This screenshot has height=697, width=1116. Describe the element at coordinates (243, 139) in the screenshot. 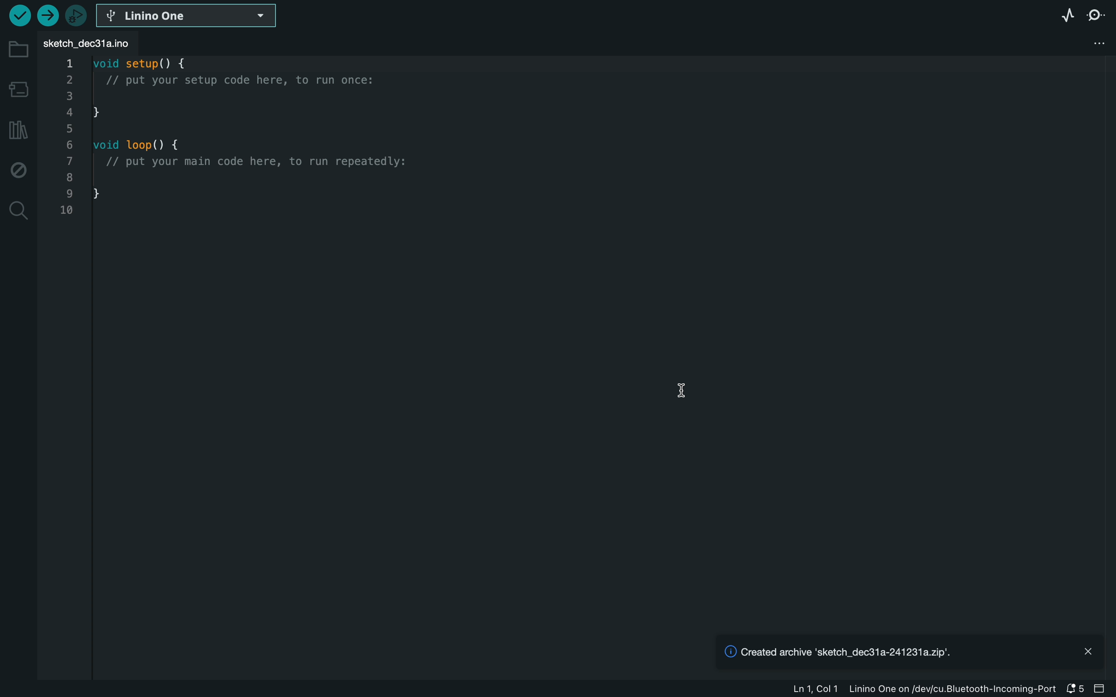

I see `code` at that location.